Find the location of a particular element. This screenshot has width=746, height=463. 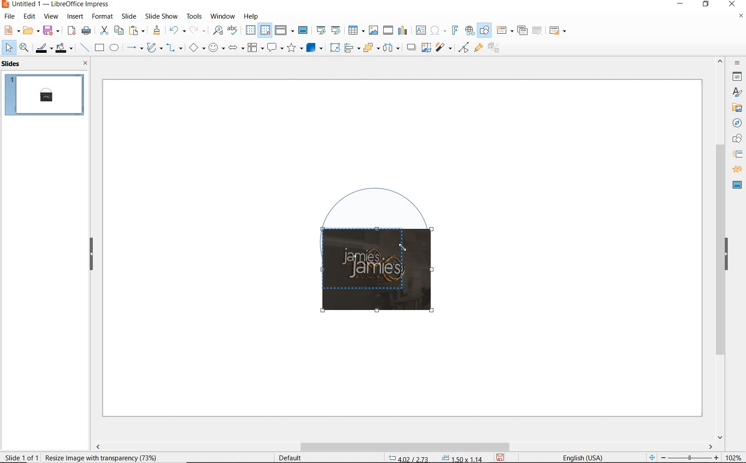

slide show is located at coordinates (161, 16).